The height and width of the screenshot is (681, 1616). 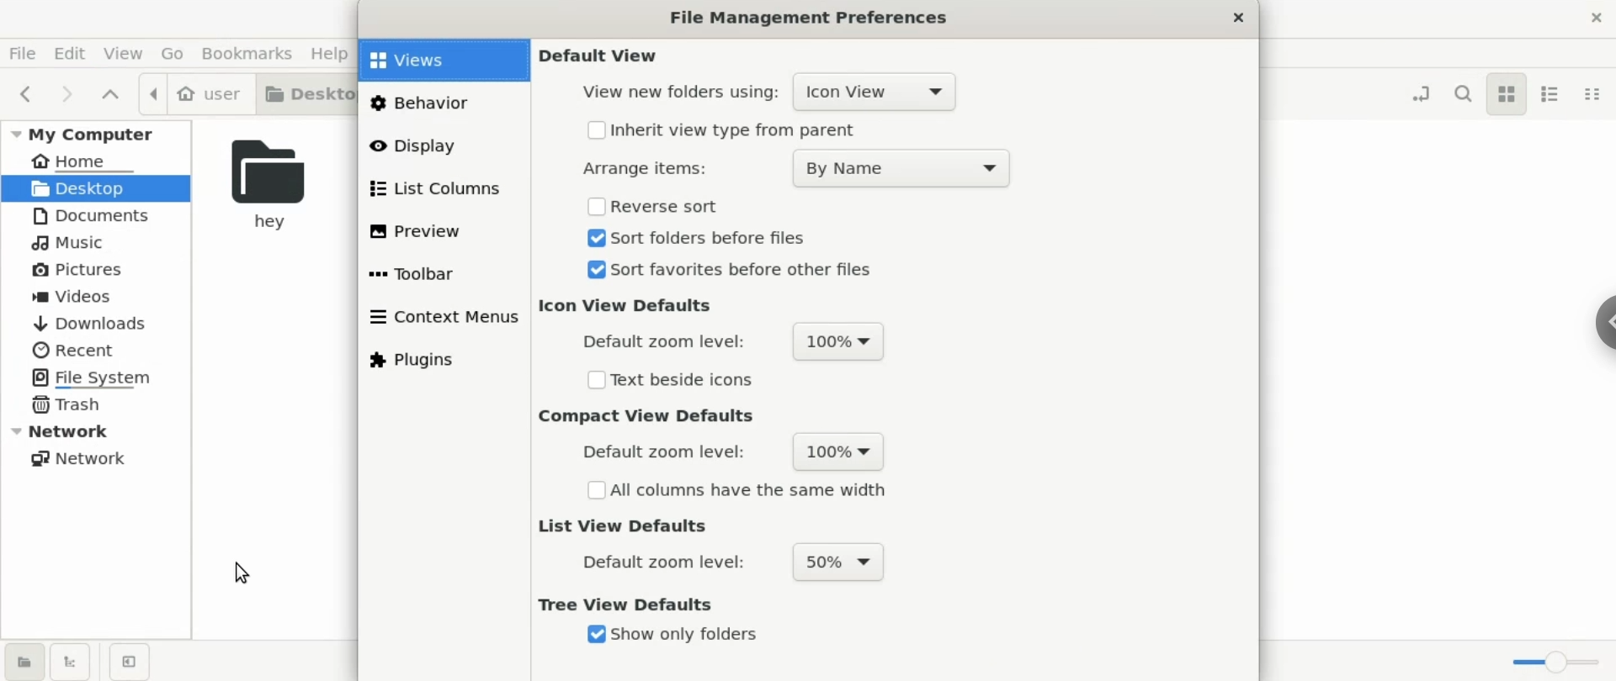 What do you see at coordinates (747, 129) in the screenshot?
I see `inherit view type from parent` at bounding box center [747, 129].